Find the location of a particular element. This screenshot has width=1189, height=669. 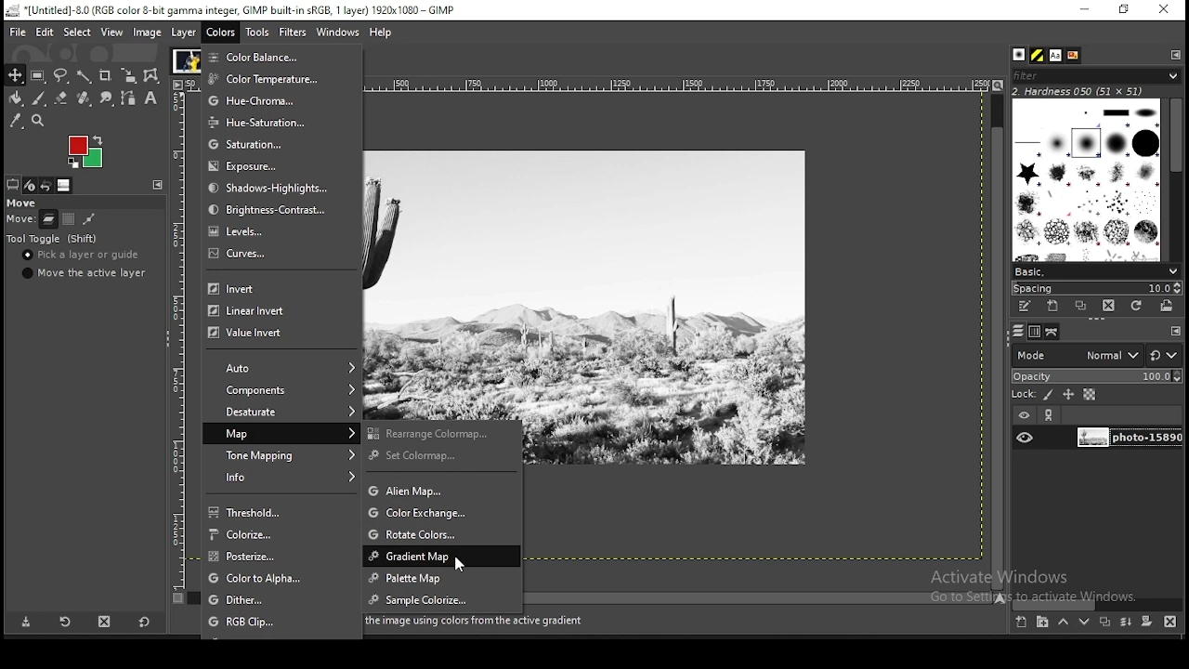

scale is located at coordinates (176, 334).